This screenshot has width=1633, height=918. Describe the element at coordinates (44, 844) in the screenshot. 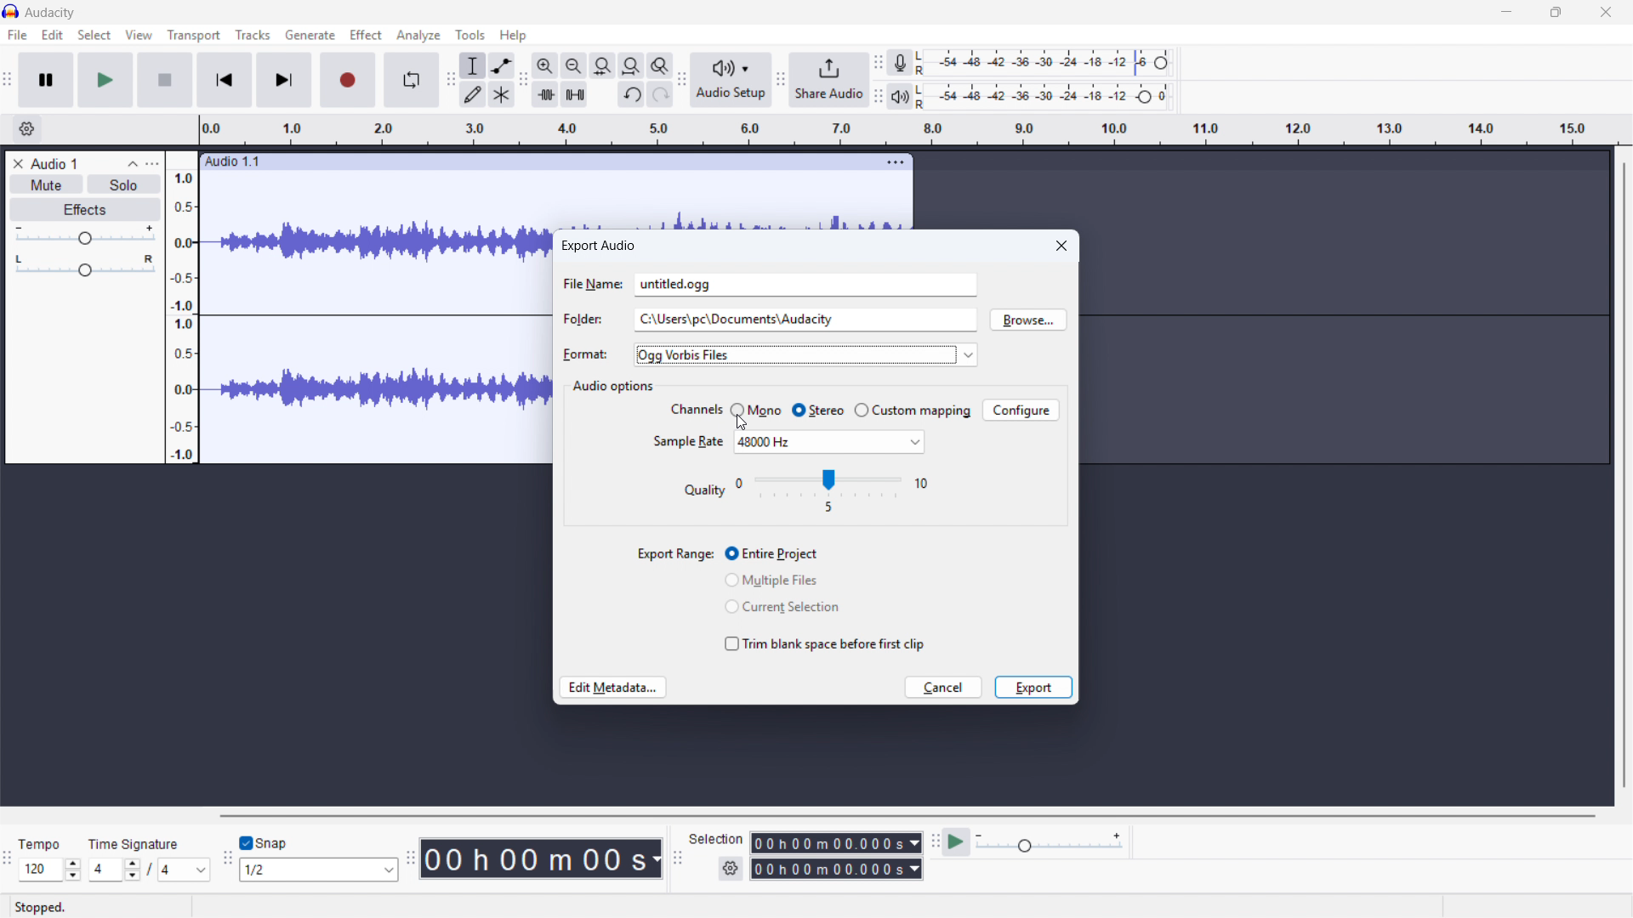

I see `tempo` at that location.